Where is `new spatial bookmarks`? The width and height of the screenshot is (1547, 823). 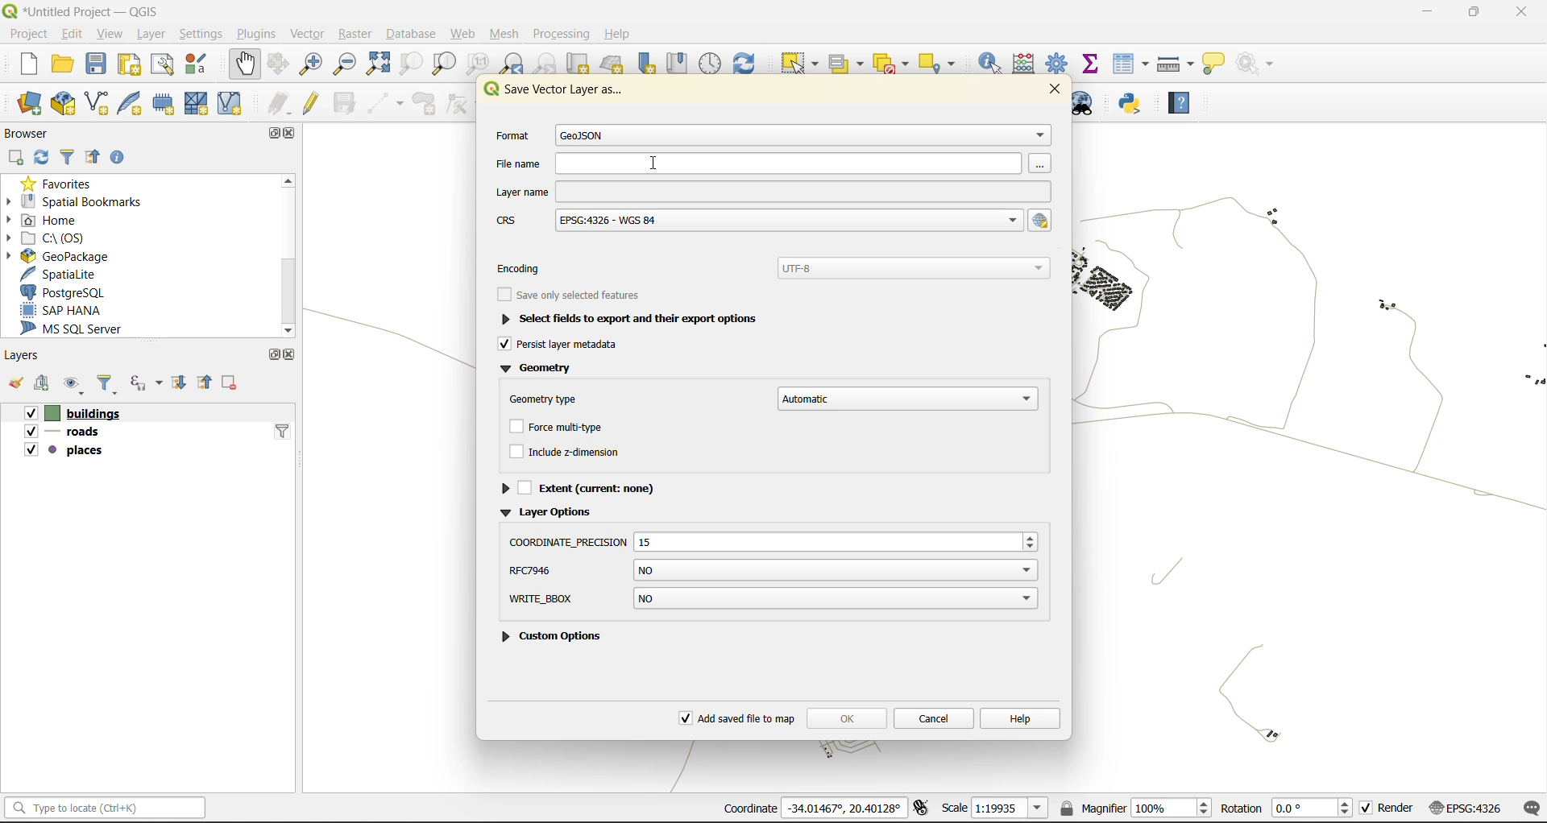 new spatial bookmarks is located at coordinates (644, 64).